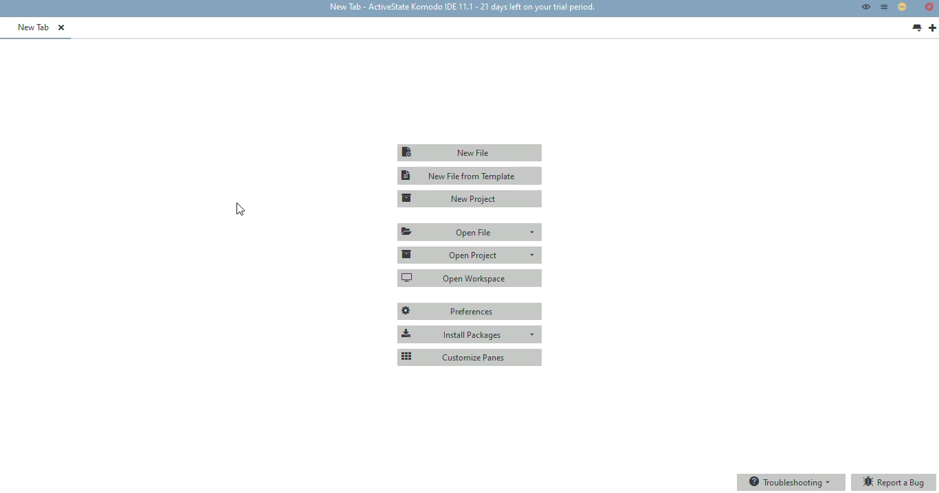  I want to click on open project, so click(469, 255).